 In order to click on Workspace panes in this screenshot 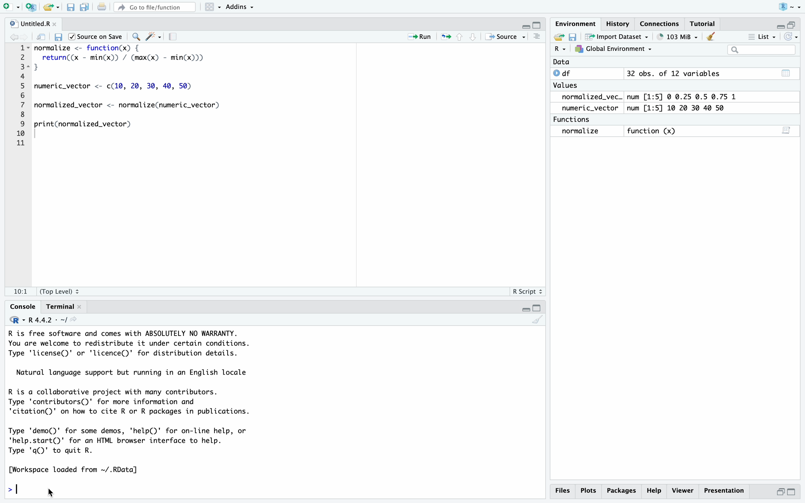, I will do `click(212, 8)`.